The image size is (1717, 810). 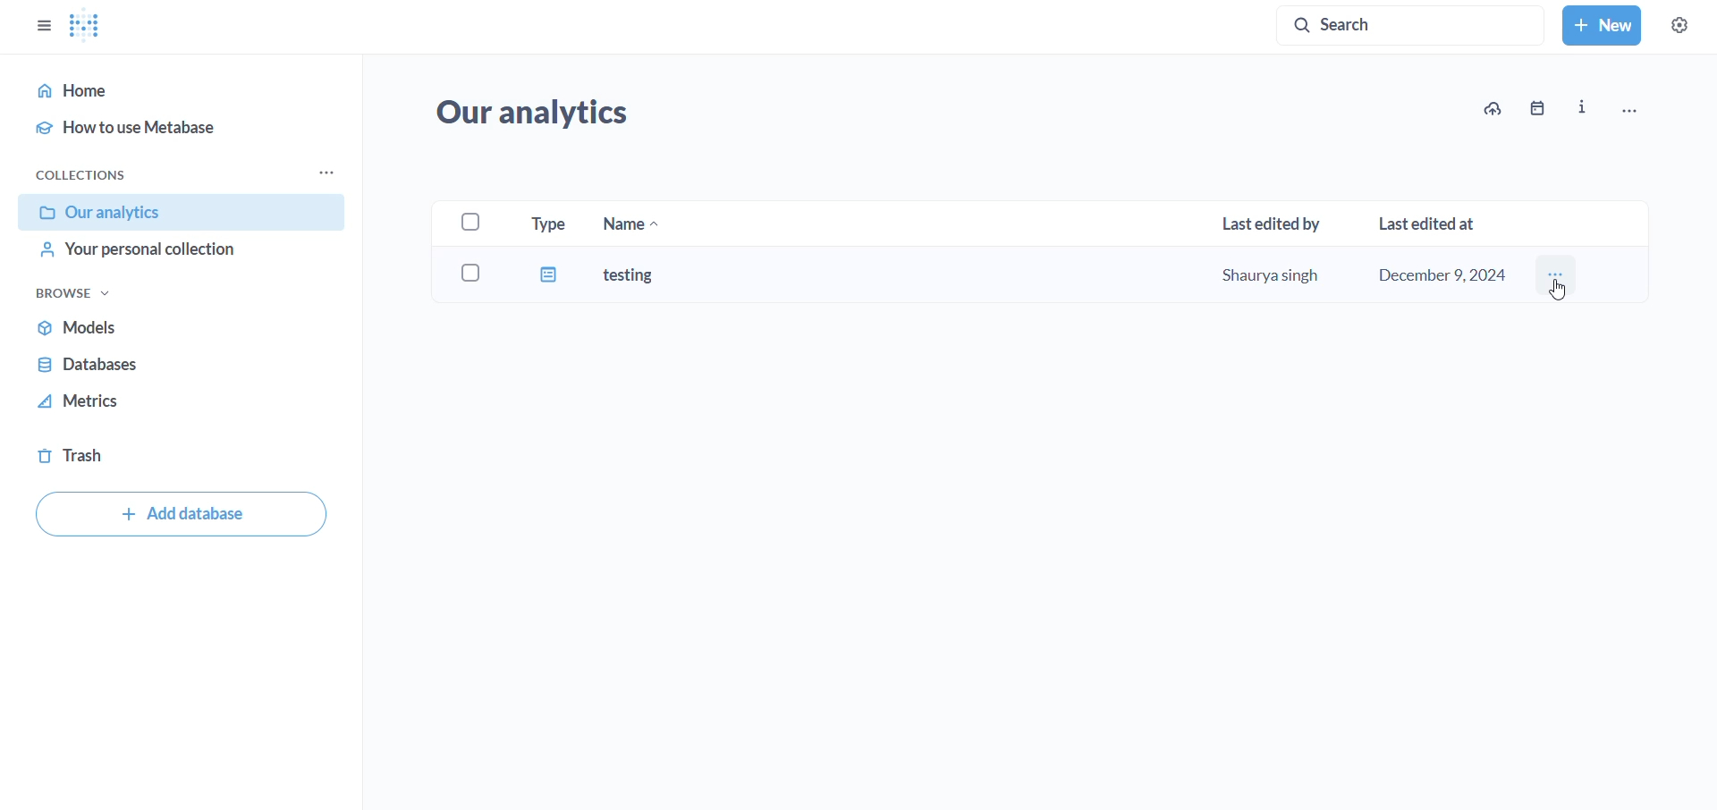 What do you see at coordinates (654, 274) in the screenshot?
I see `testing dashboard` at bounding box center [654, 274].